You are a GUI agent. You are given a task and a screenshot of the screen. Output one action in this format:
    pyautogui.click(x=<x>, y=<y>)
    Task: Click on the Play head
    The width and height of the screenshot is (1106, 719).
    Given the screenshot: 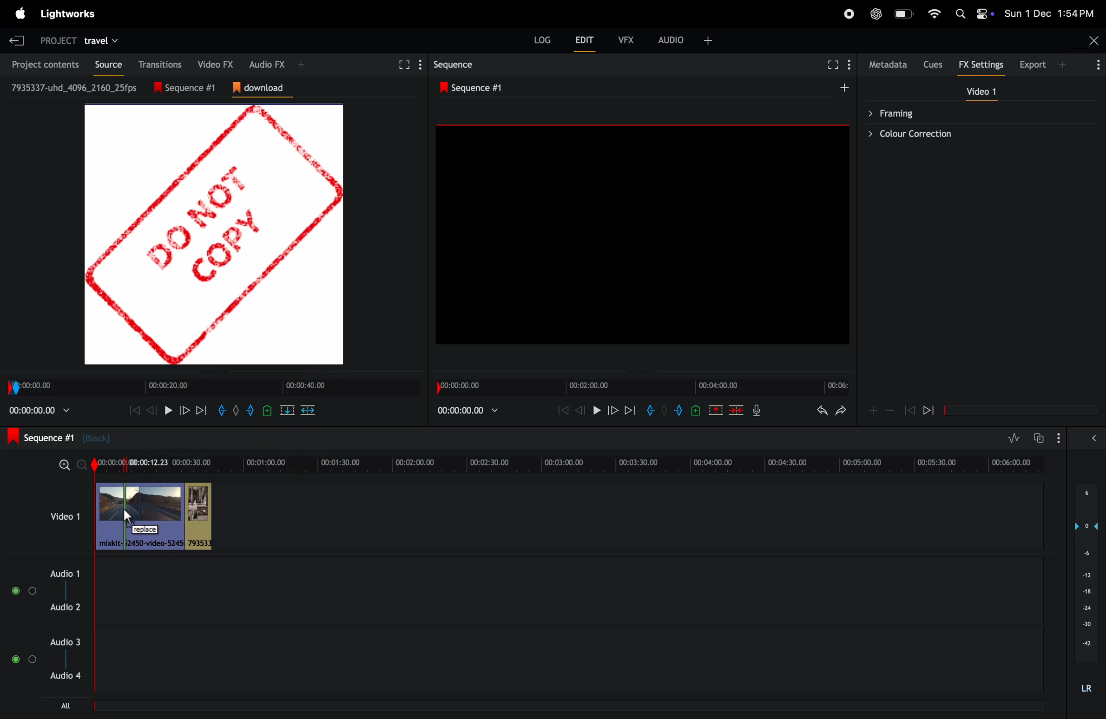 What is the action you would take?
    pyautogui.click(x=94, y=574)
    